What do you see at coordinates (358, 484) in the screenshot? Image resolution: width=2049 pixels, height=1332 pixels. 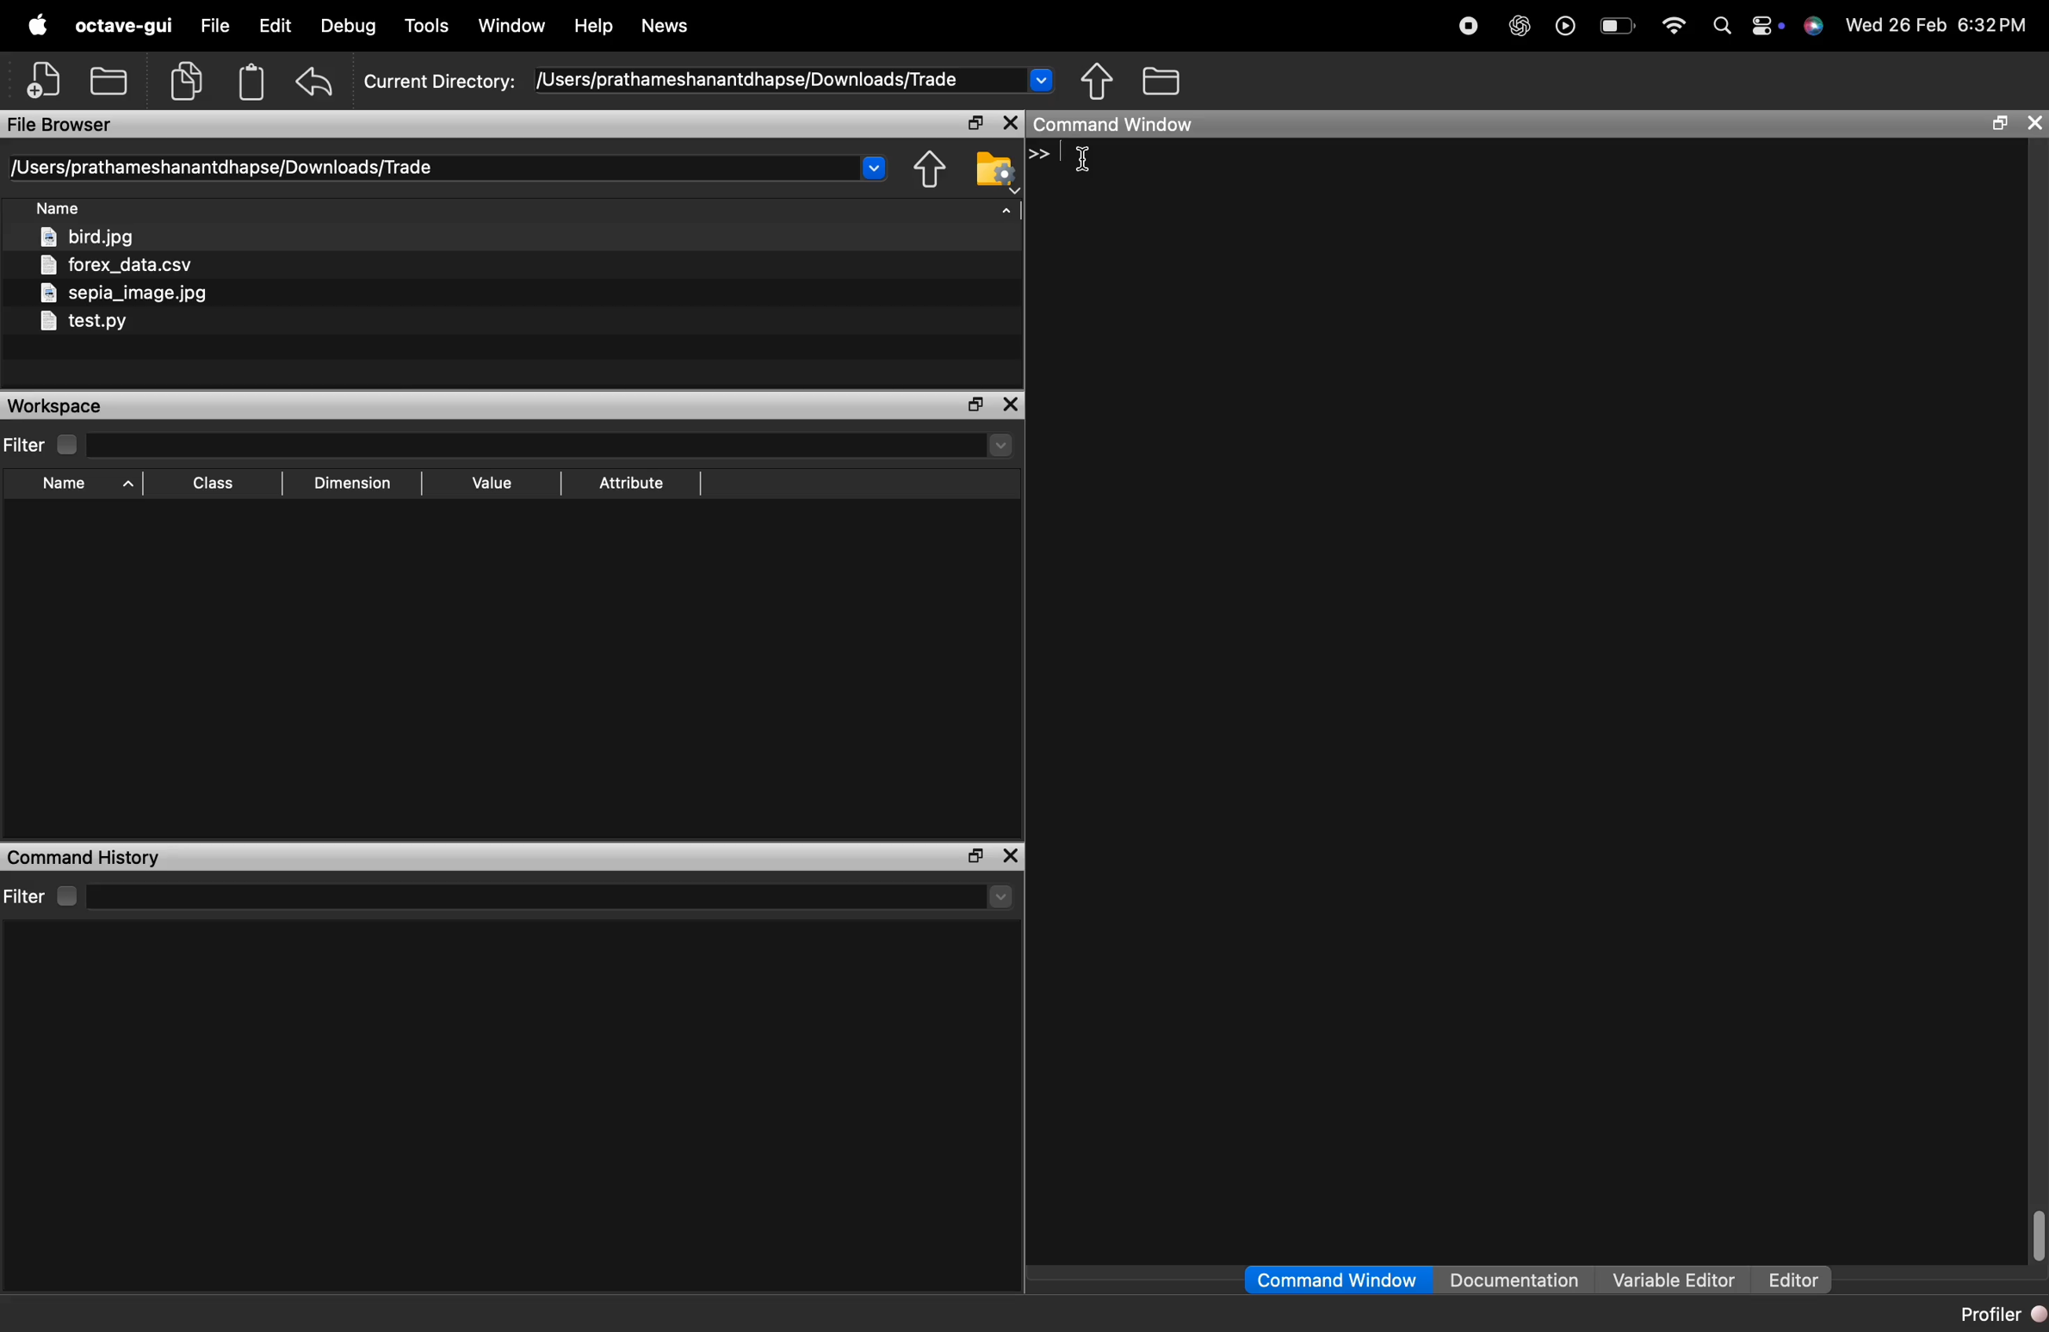 I see `dimension` at bounding box center [358, 484].